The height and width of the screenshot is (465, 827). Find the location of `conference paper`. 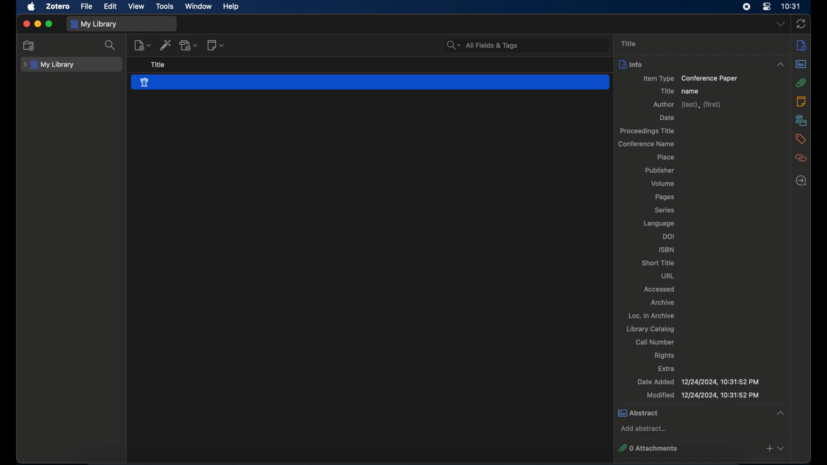

conference paper is located at coordinates (370, 83).